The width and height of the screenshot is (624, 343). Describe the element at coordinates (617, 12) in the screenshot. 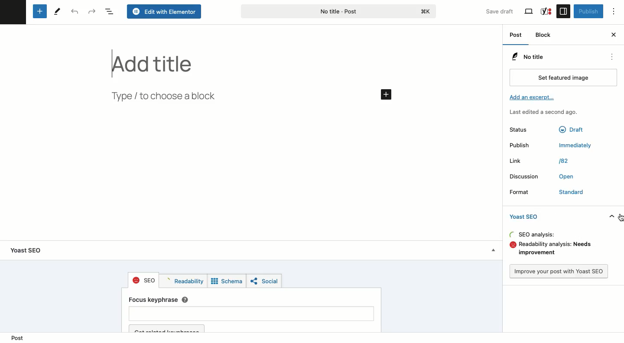

I see `Options` at that location.